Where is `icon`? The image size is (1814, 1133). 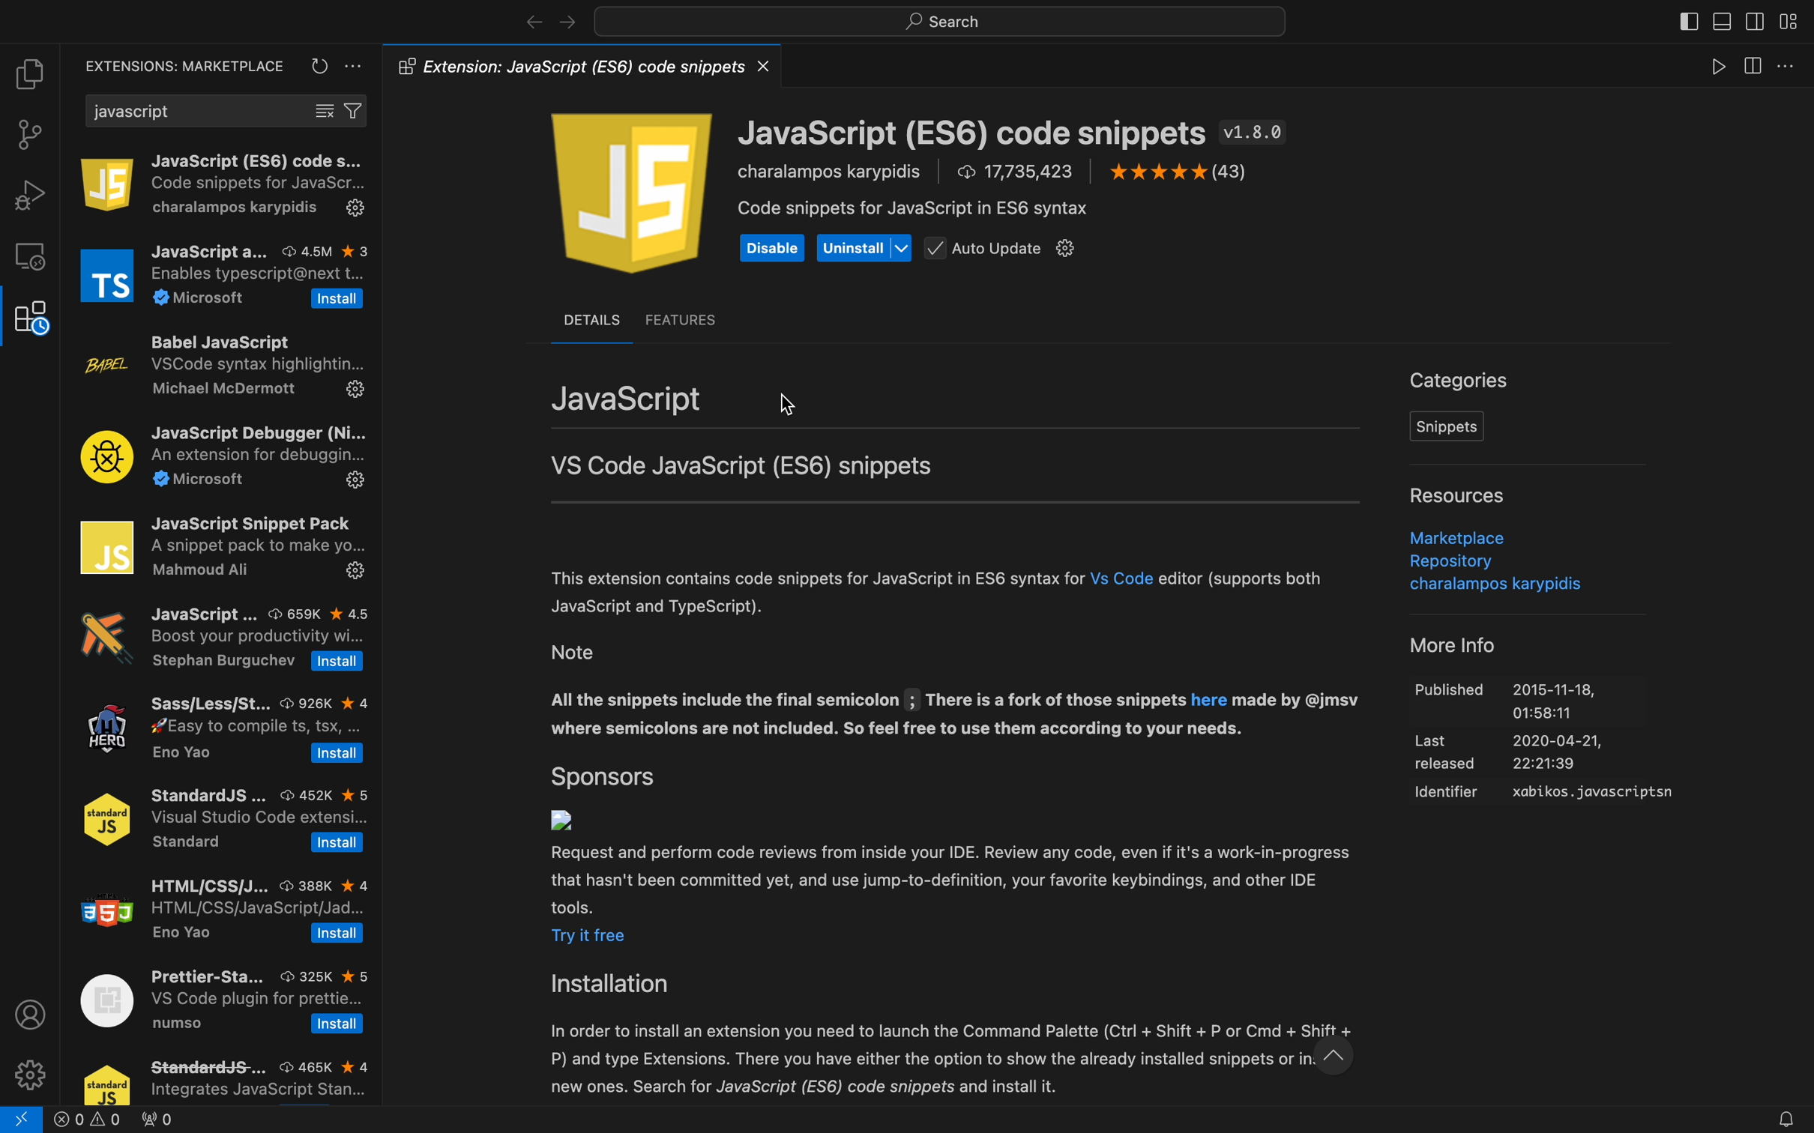
icon is located at coordinates (625, 190).